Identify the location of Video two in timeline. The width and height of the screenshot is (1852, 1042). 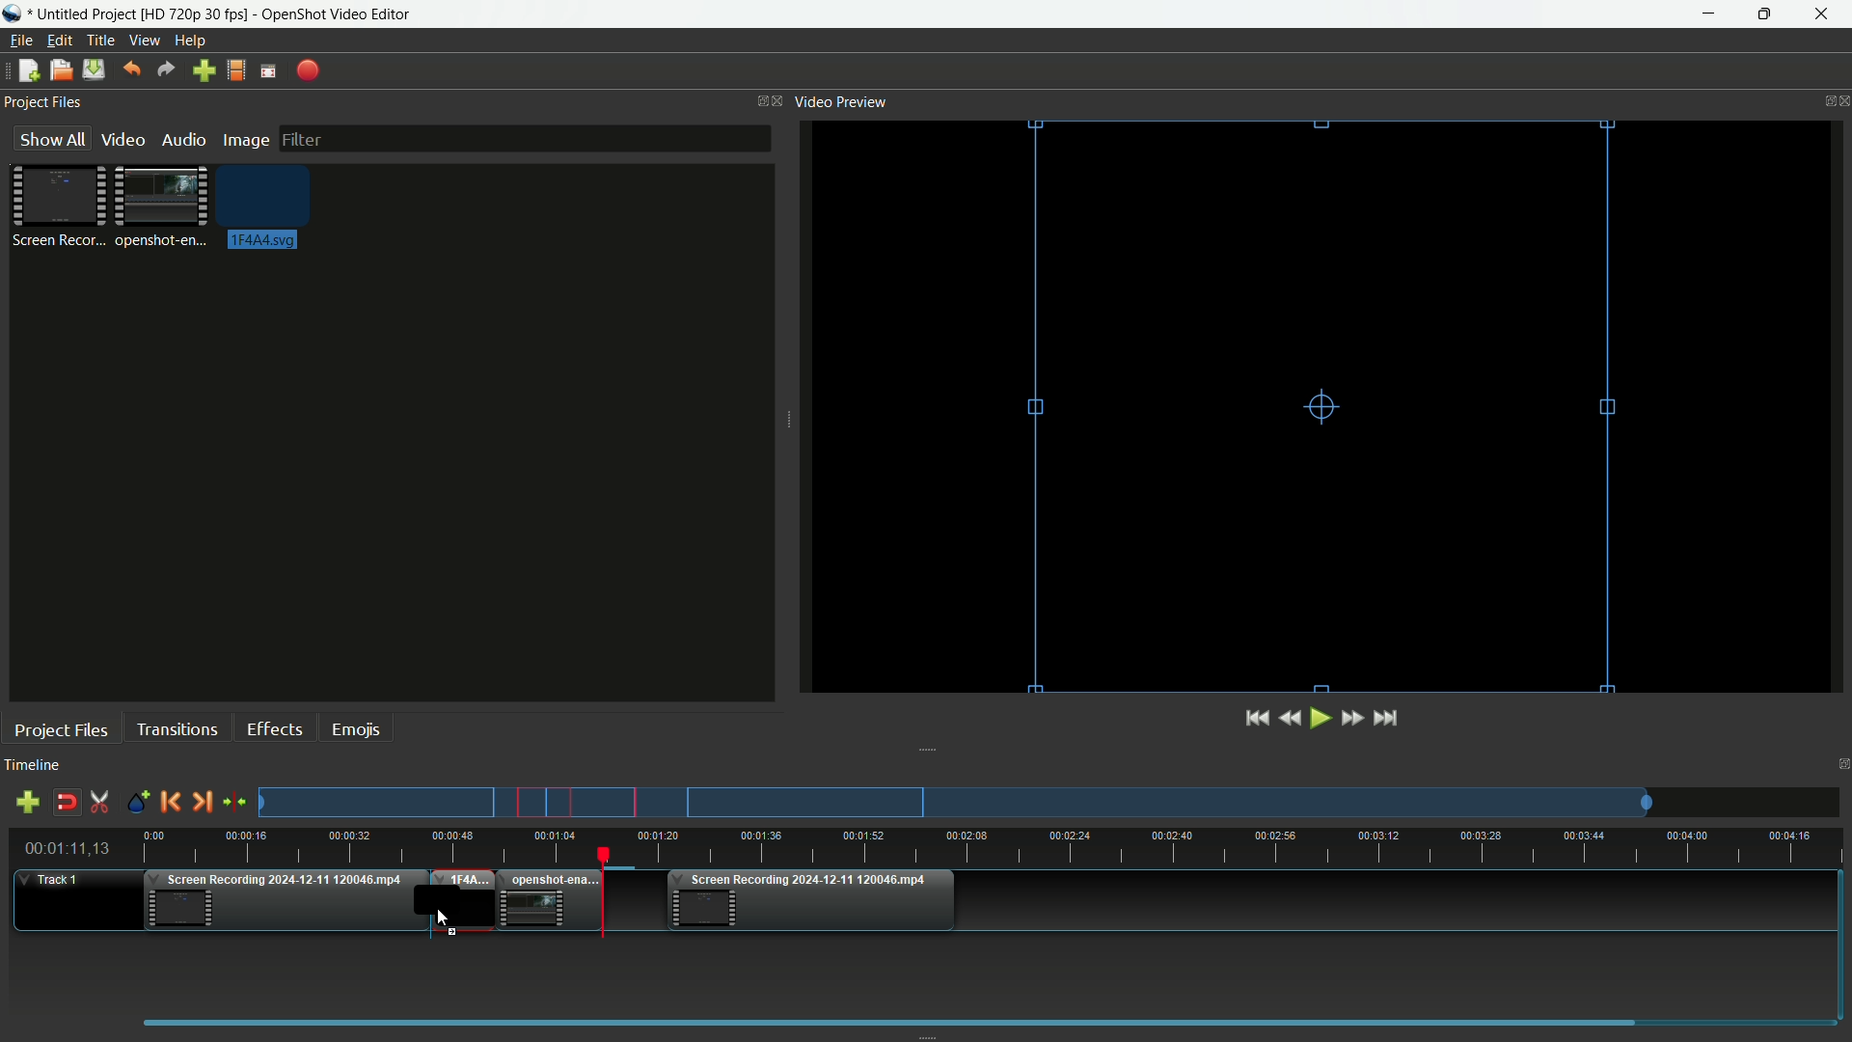
(549, 901).